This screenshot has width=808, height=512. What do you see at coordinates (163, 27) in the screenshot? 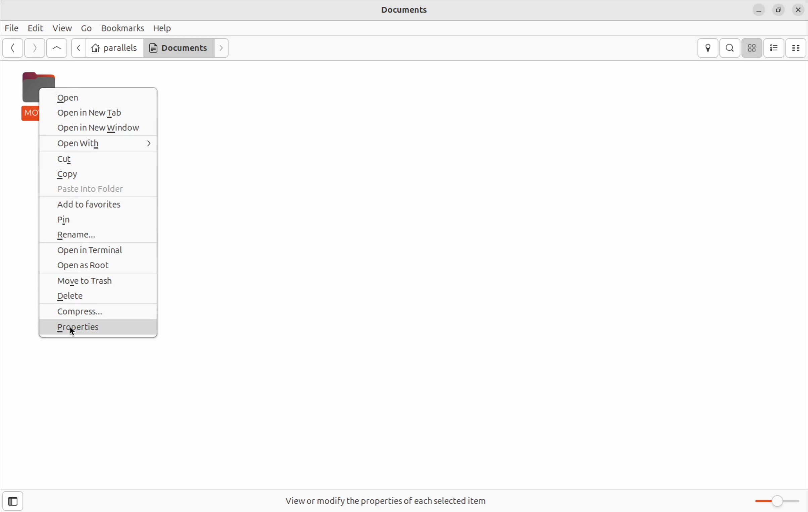
I see `Help` at bounding box center [163, 27].